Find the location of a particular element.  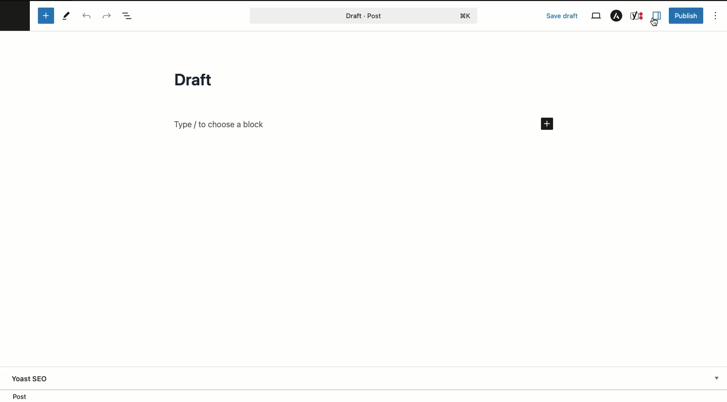

Add new block is located at coordinates (44, 16).